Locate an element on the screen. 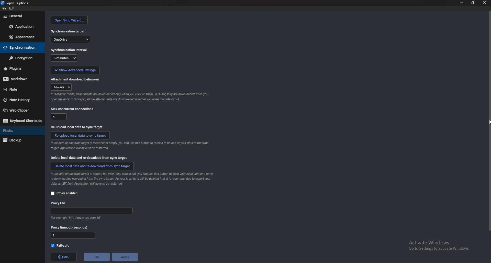 Image resolution: width=491 pixels, height=263 pixels. scroll bar is located at coordinates (489, 121).